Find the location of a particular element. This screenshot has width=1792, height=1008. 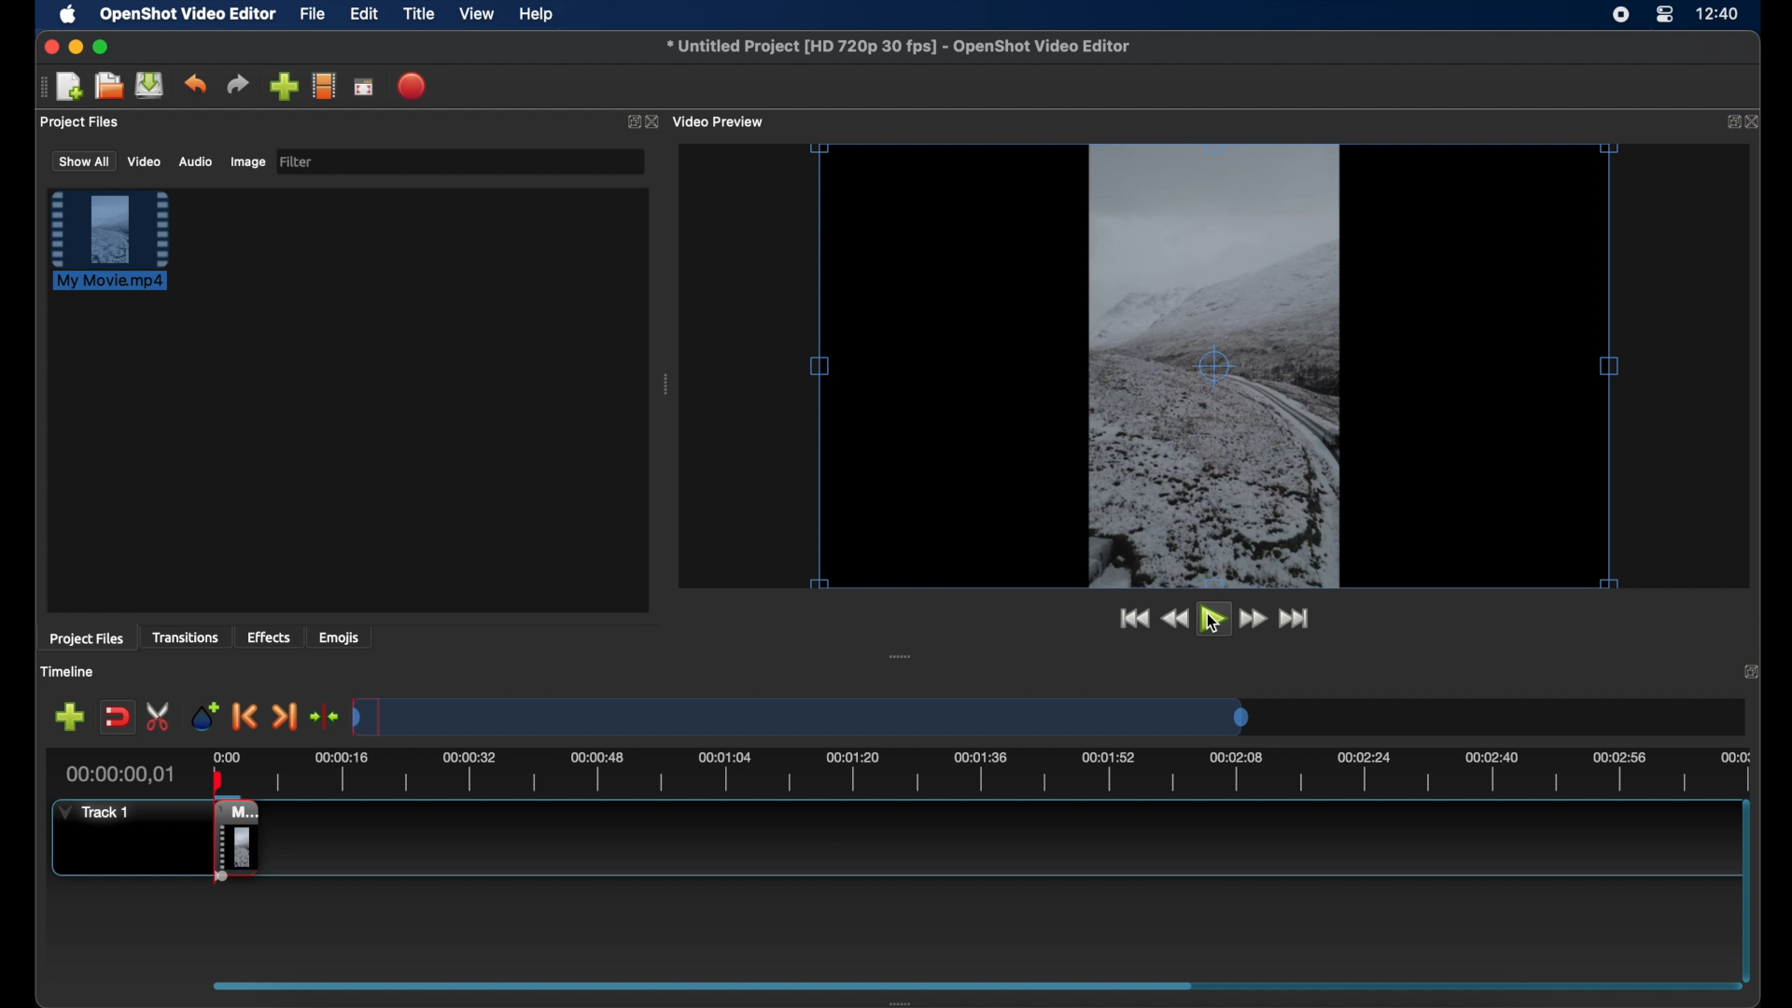

close is located at coordinates (1756, 123).